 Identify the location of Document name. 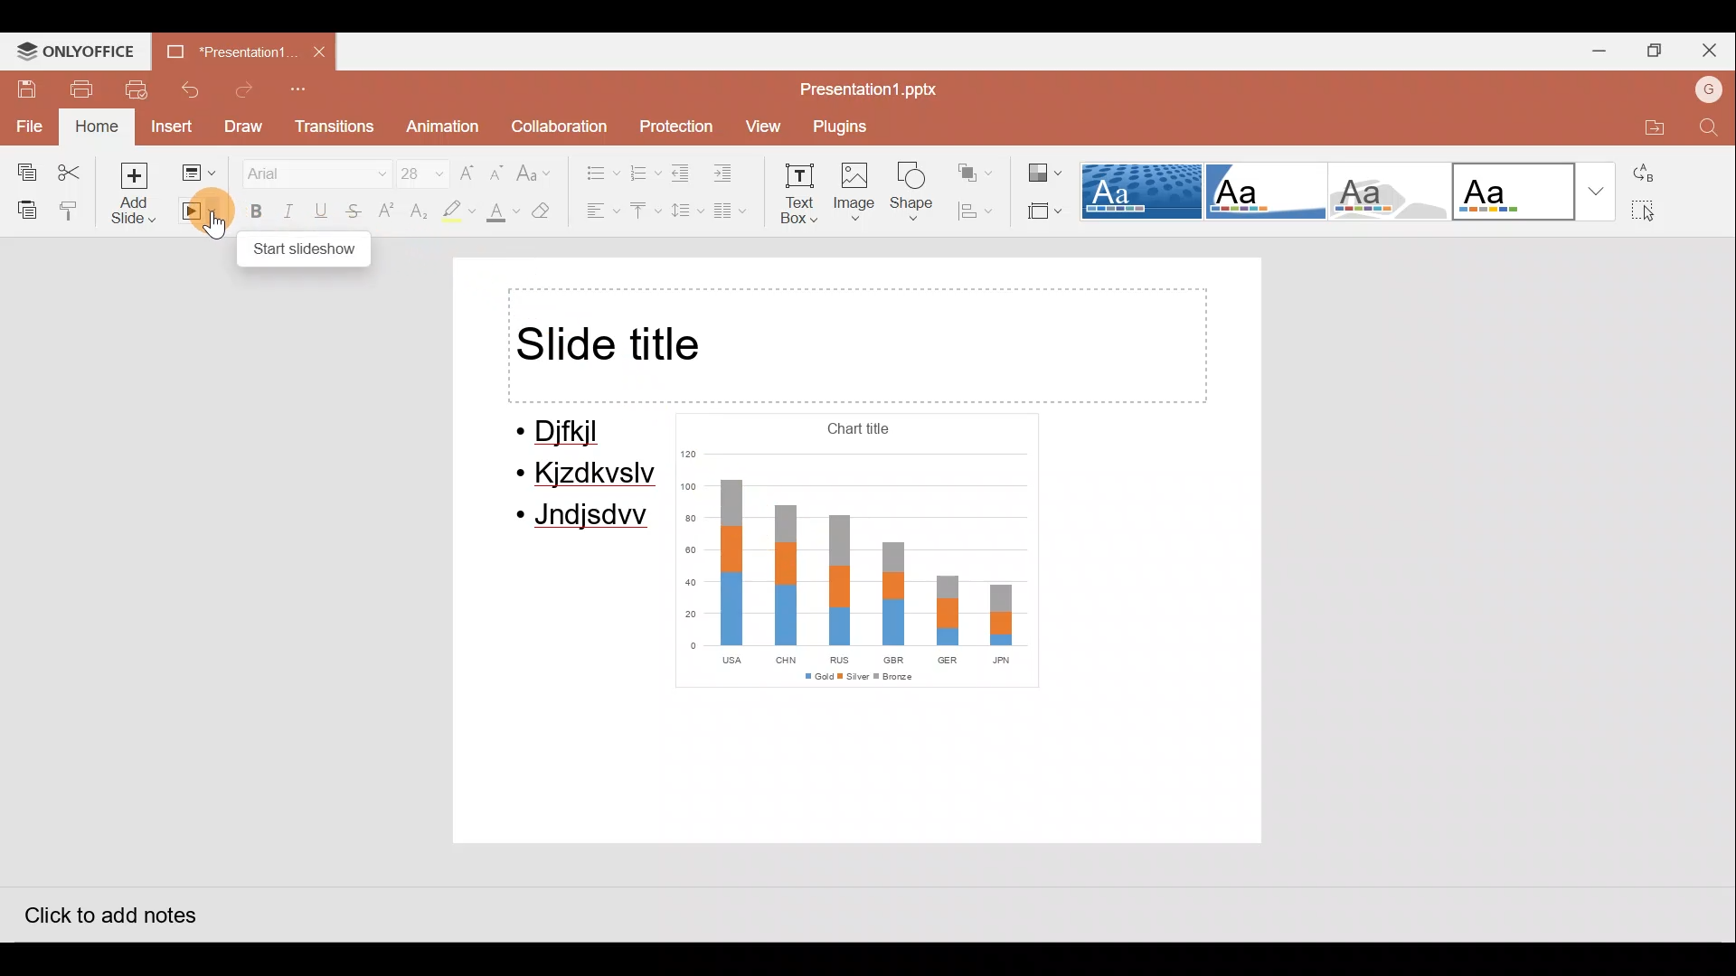
(222, 48).